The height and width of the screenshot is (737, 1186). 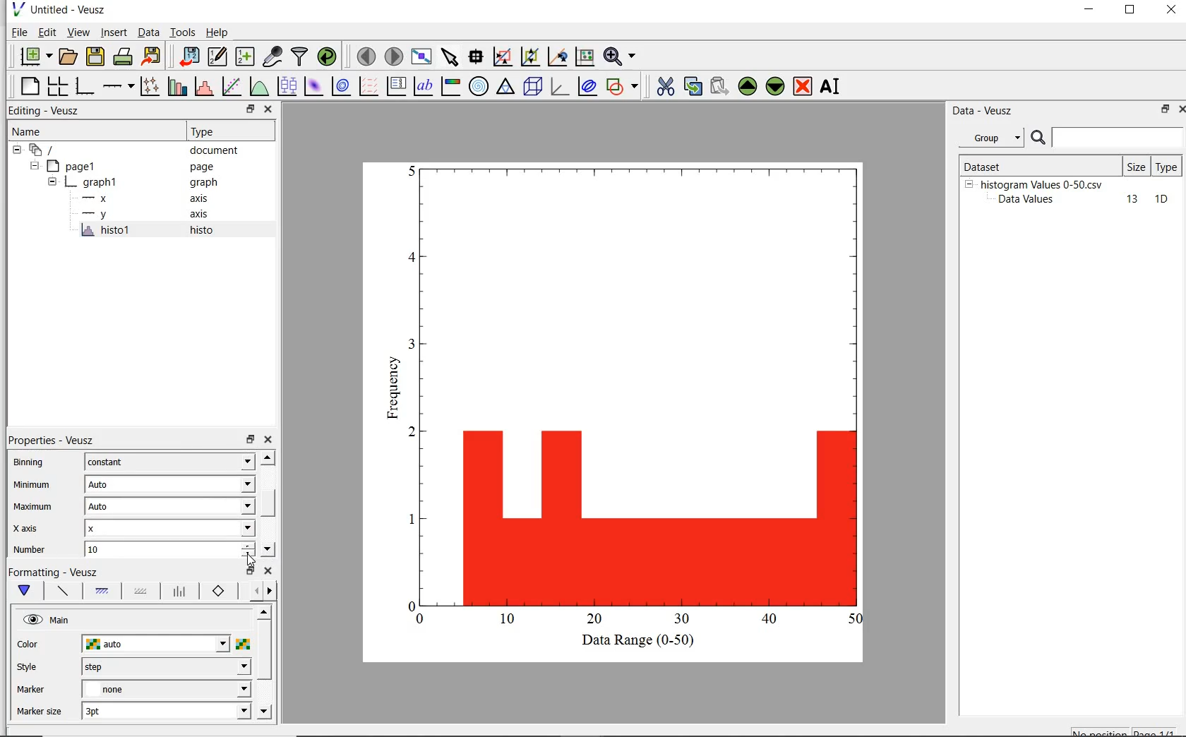 What do you see at coordinates (533, 88) in the screenshot?
I see `3d scene` at bounding box center [533, 88].